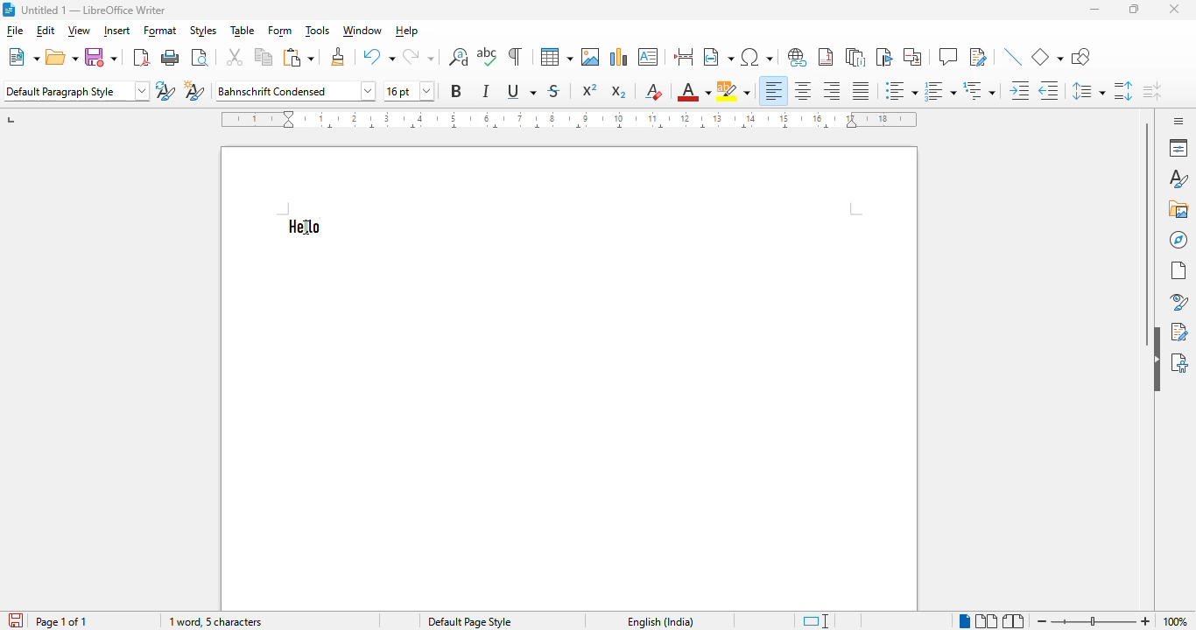 The height and width of the screenshot is (630, 1196). I want to click on new style from selection, so click(196, 92).